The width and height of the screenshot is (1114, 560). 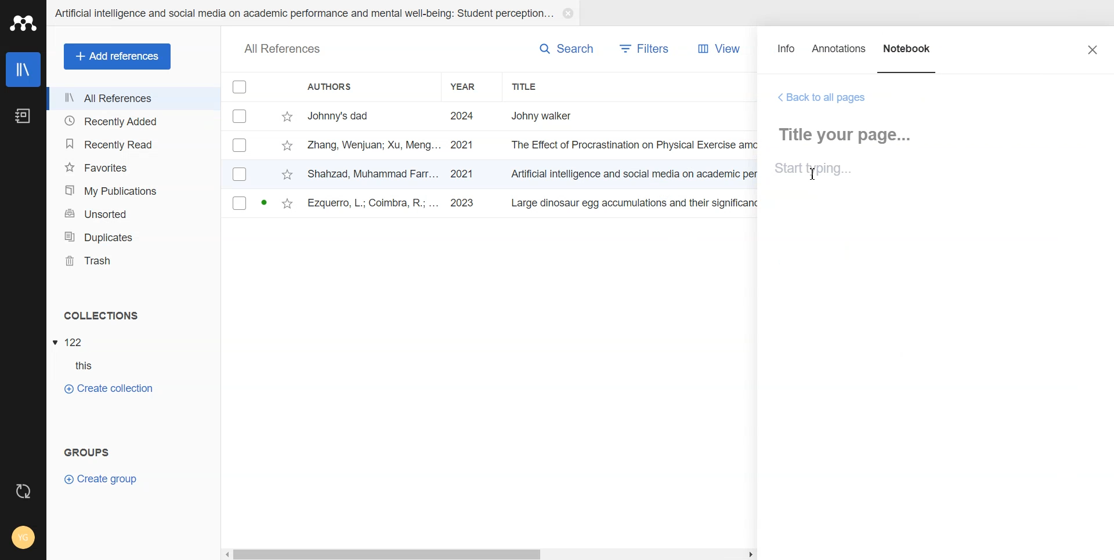 What do you see at coordinates (463, 117) in the screenshot?
I see `2024` at bounding box center [463, 117].